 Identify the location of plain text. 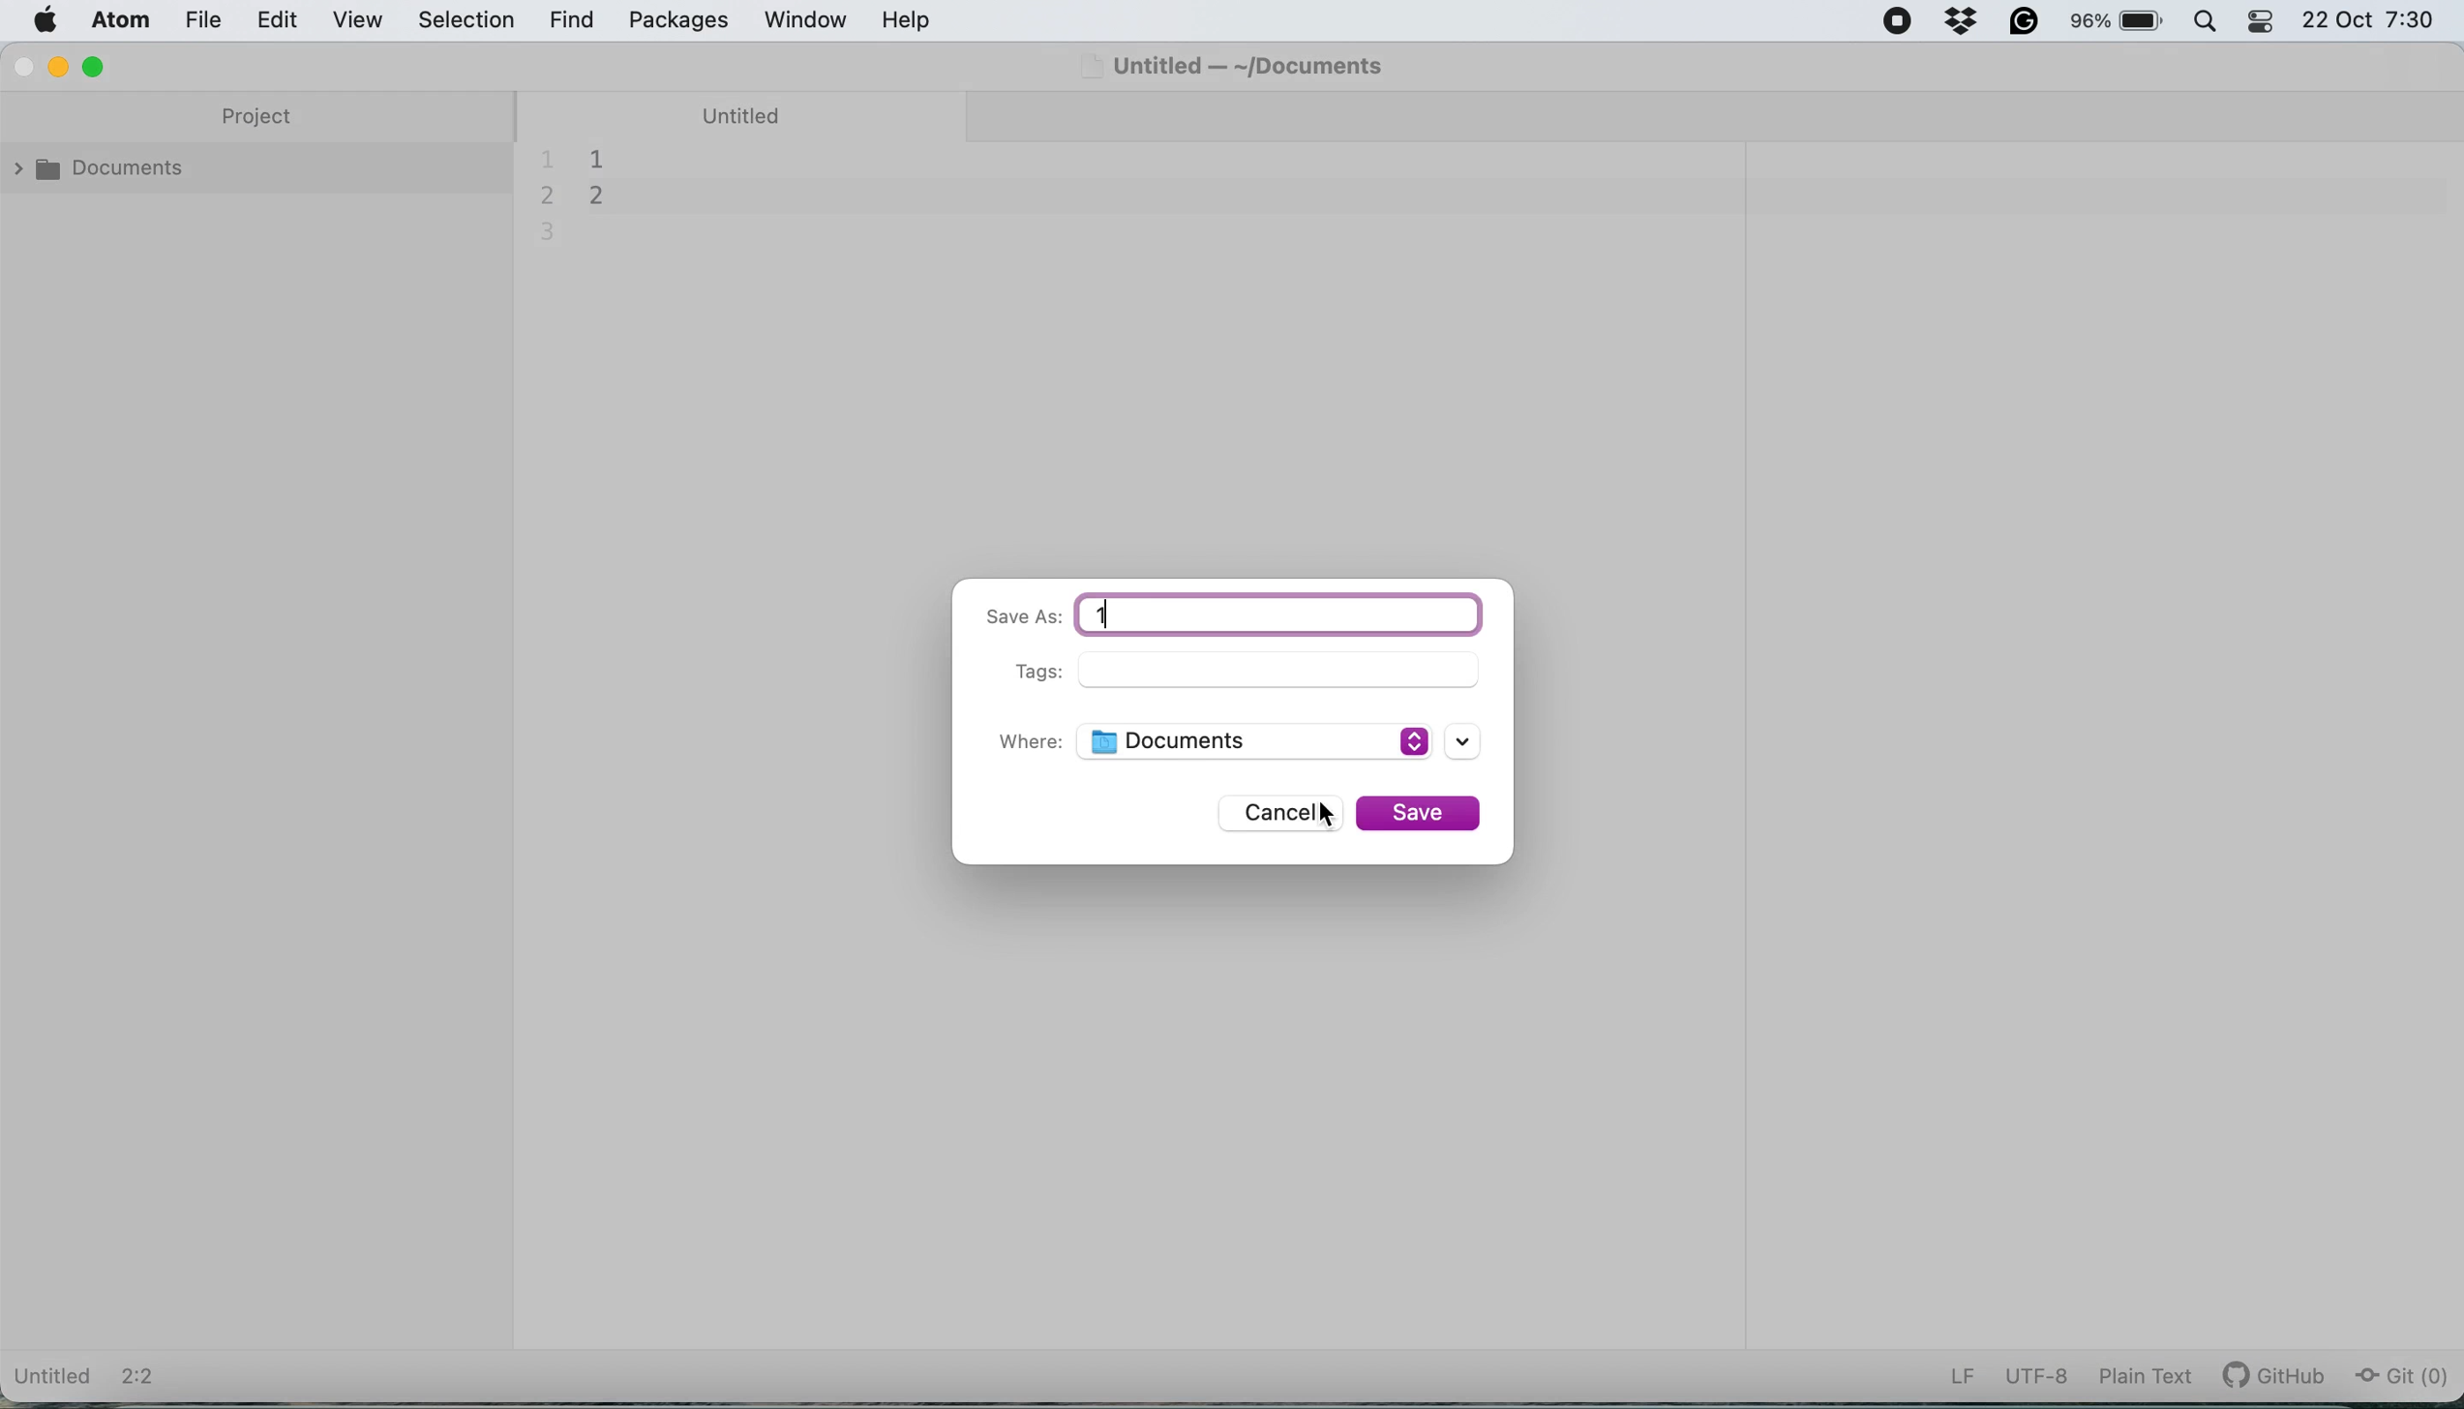
(2143, 1381).